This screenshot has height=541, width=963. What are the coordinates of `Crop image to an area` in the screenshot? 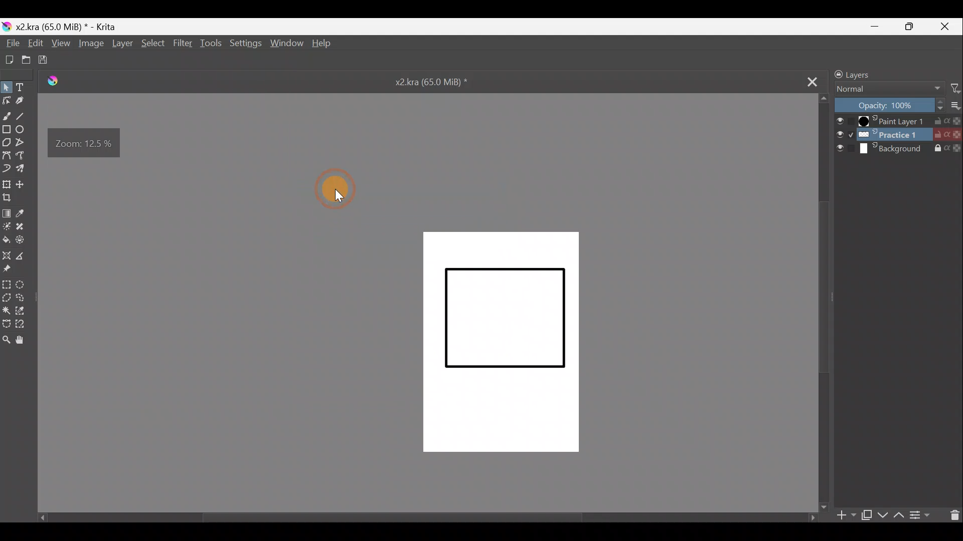 It's located at (10, 200).